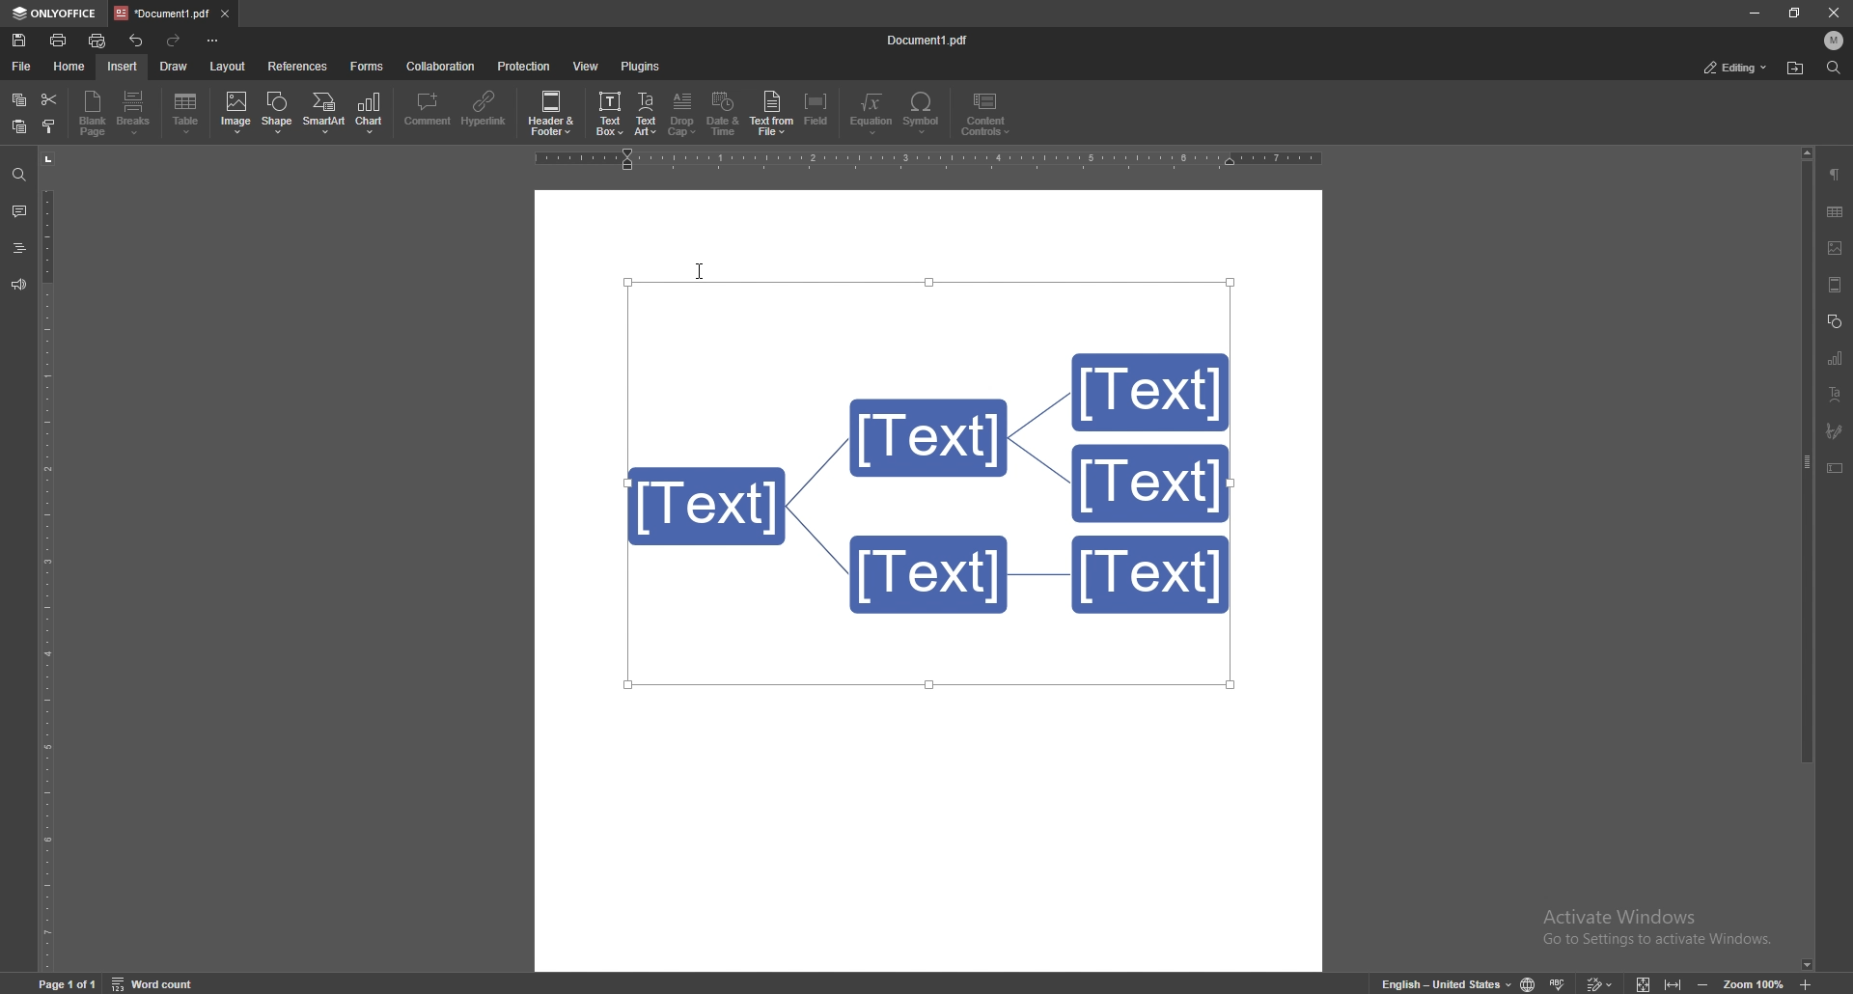 Image resolution: width=1853 pixels, height=994 pixels. Describe the element at coordinates (551, 112) in the screenshot. I see `header and footer` at that location.